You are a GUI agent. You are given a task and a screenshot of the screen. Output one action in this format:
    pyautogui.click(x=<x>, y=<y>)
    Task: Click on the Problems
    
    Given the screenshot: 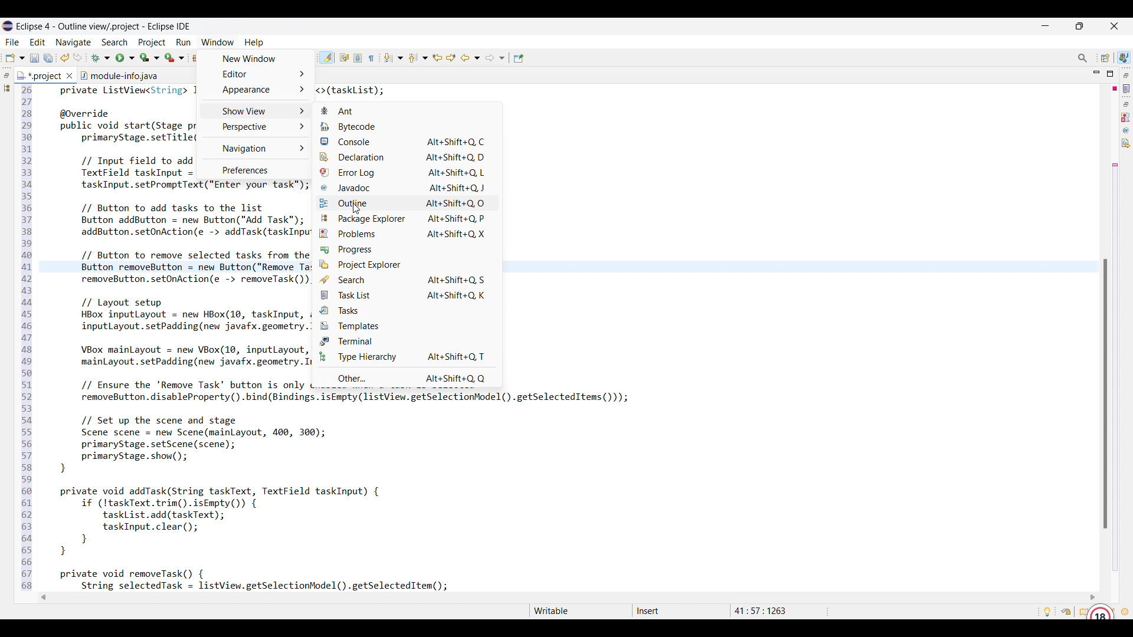 What is the action you would take?
    pyautogui.click(x=406, y=234)
    